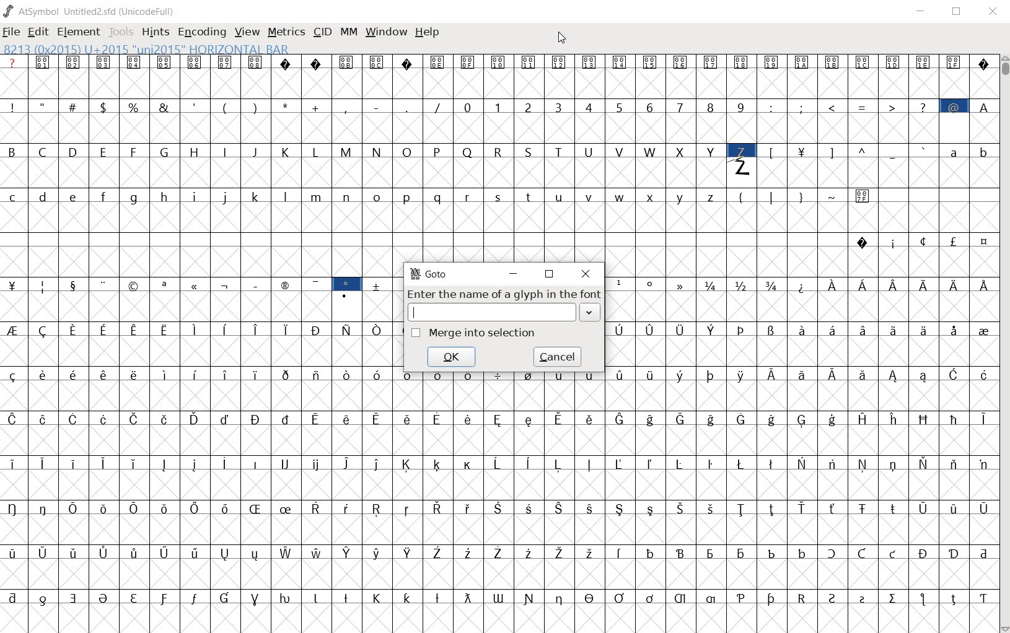  Describe the element at coordinates (801, 341) in the screenshot. I see `glyph characters` at that location.